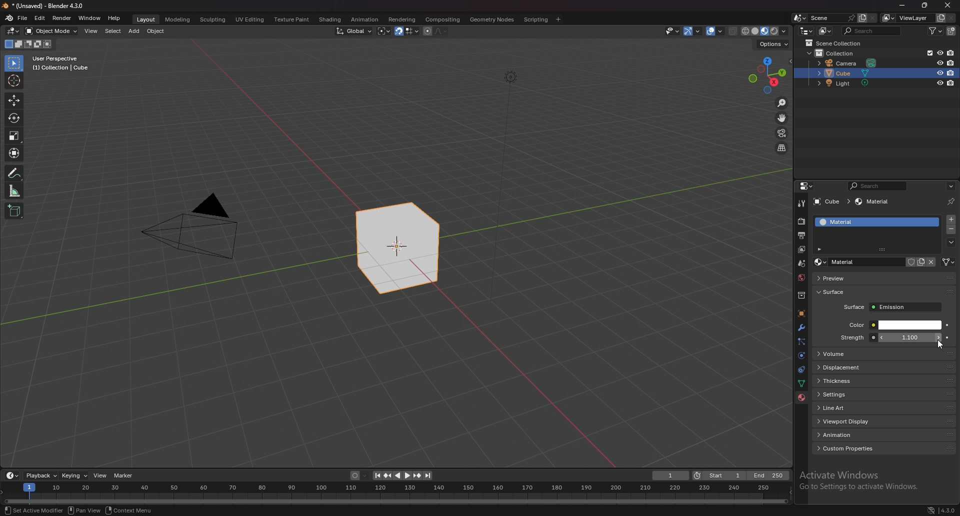  Describe the element at coordinates (802, 221) in the screenshot. I see `render` at that location.